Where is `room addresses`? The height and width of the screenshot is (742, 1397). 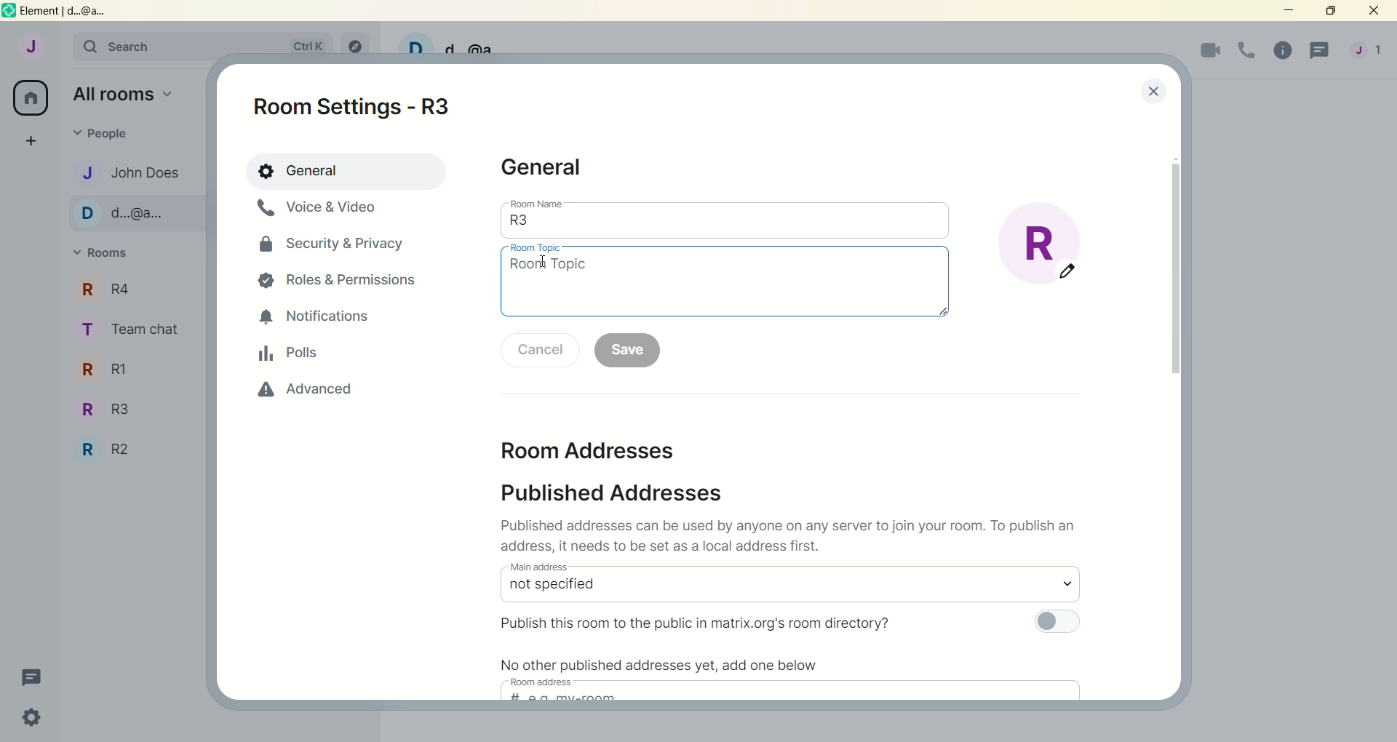
room addresses is located at coordinates (589, 453).